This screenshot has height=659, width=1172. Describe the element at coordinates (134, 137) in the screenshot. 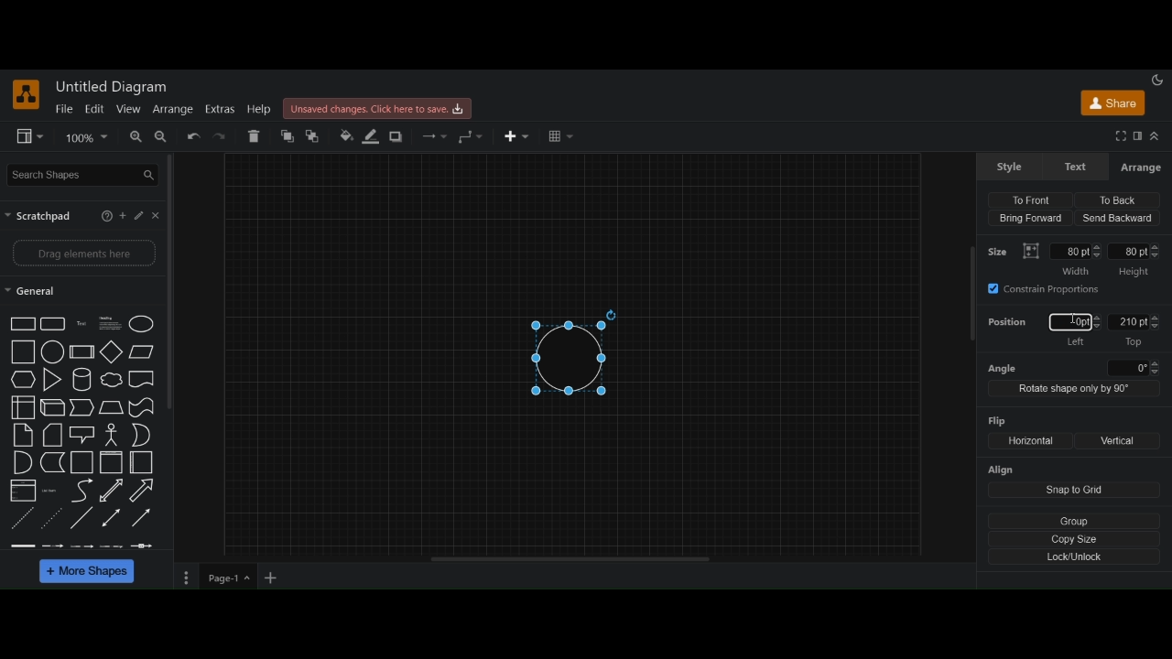

I see `zoom in` at that location.